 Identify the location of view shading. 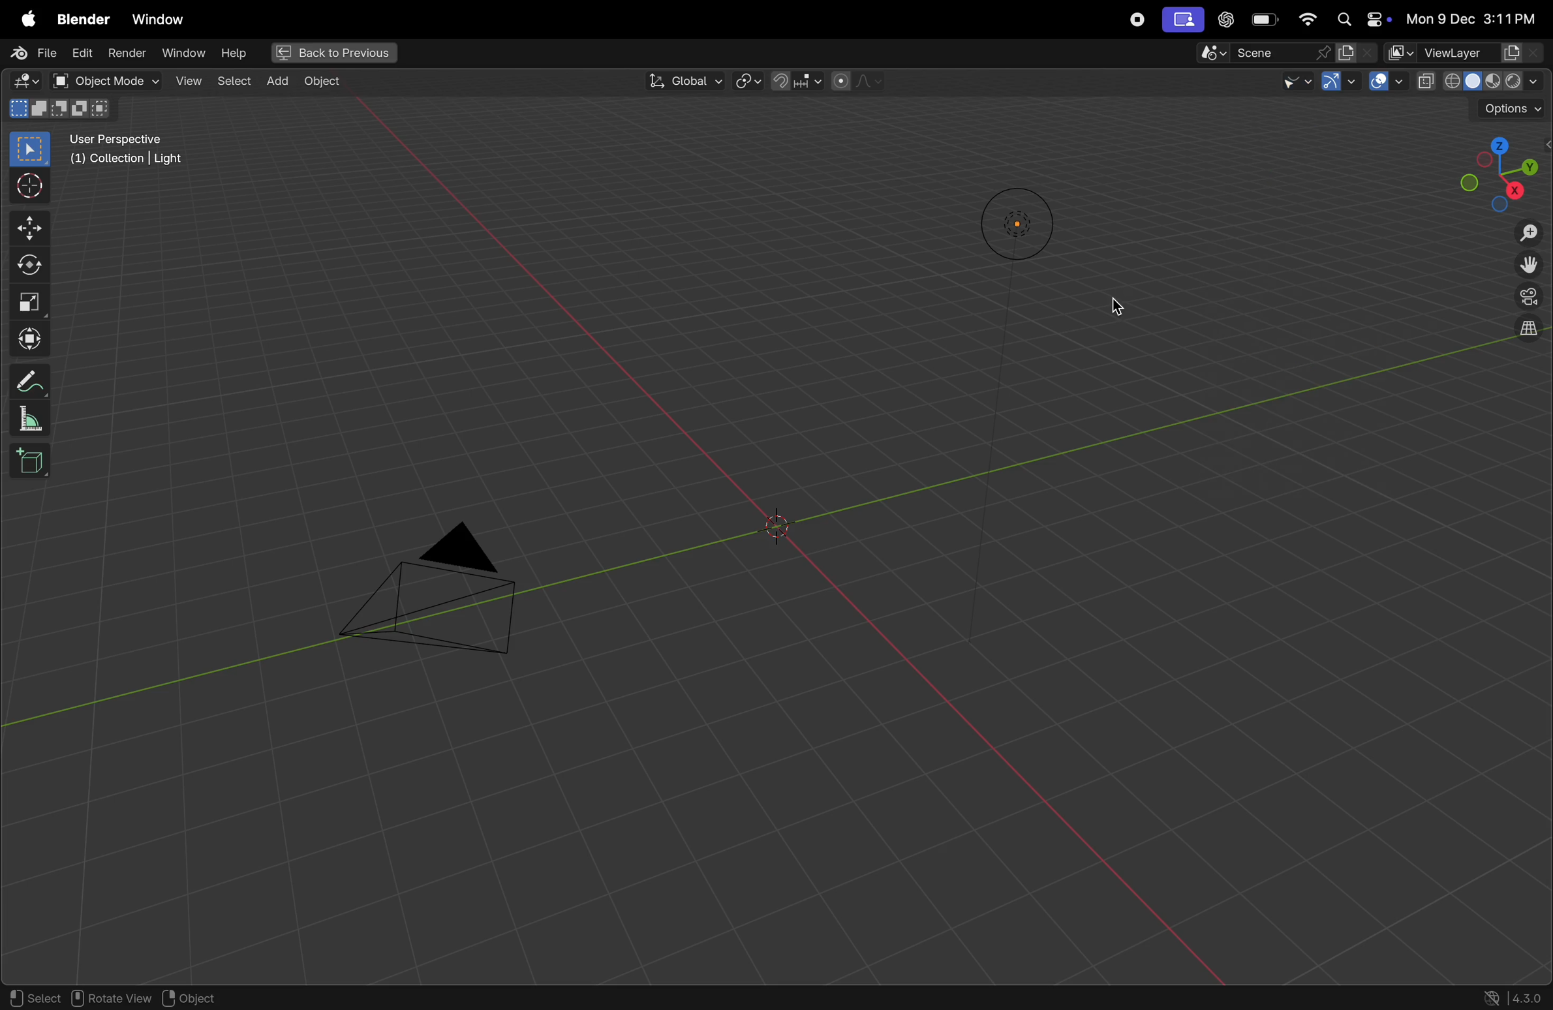
(1481, 82).